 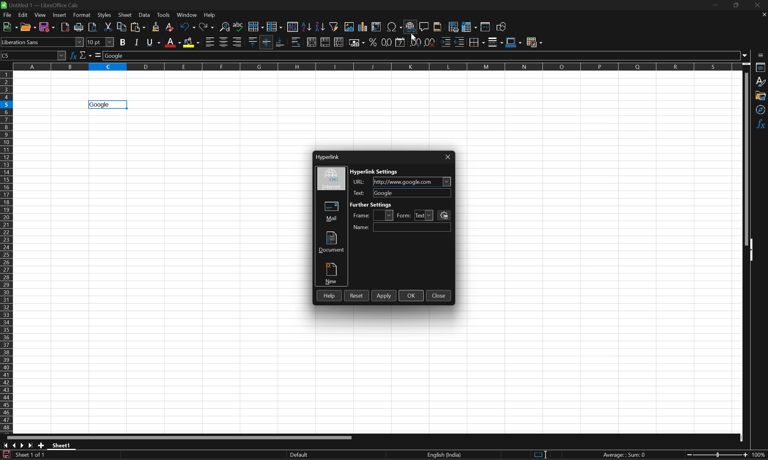 I want to click on Decrease indent, so click(x=460, y=42).